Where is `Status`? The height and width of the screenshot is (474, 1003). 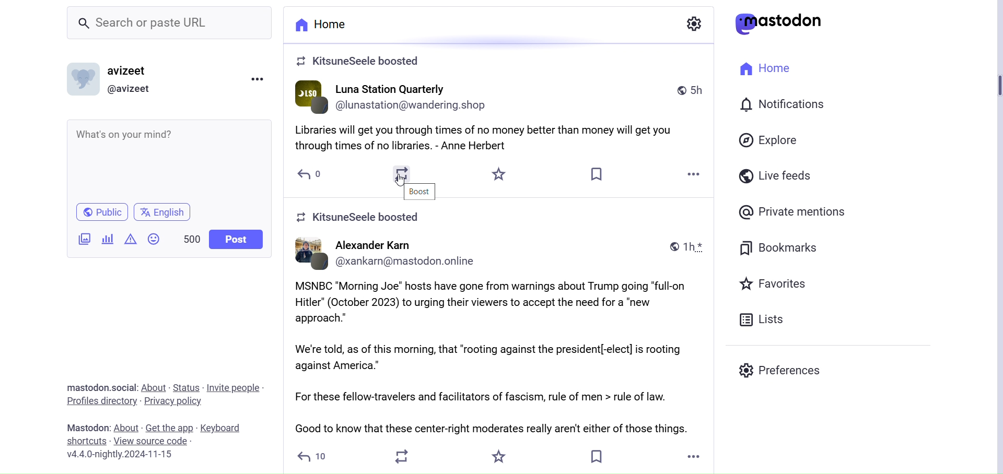
Status is located at coordinates (186, 388).